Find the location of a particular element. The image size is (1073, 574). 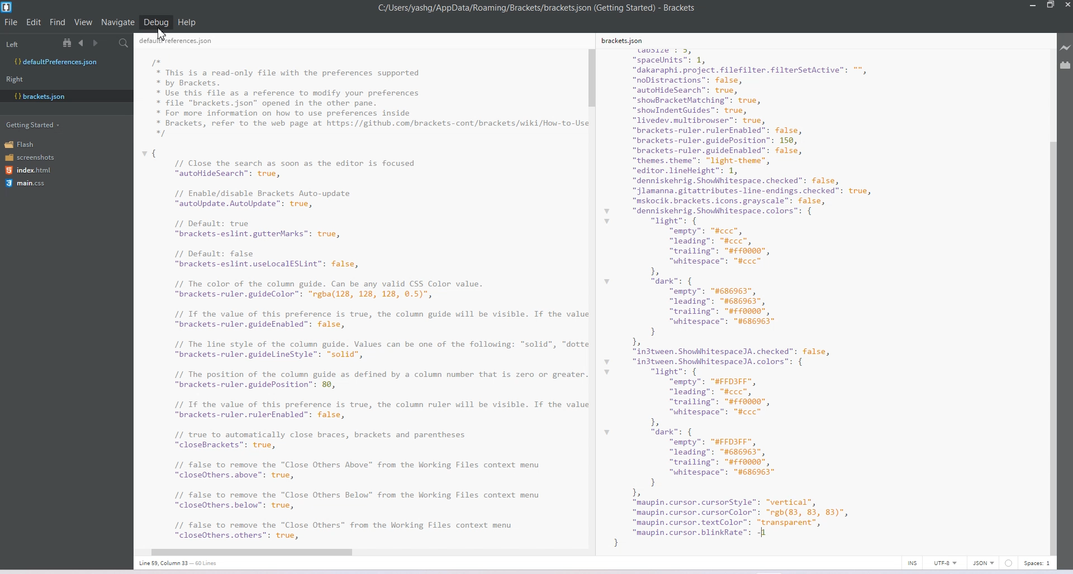

Navigate Forward is located at coordinates (97, 44).